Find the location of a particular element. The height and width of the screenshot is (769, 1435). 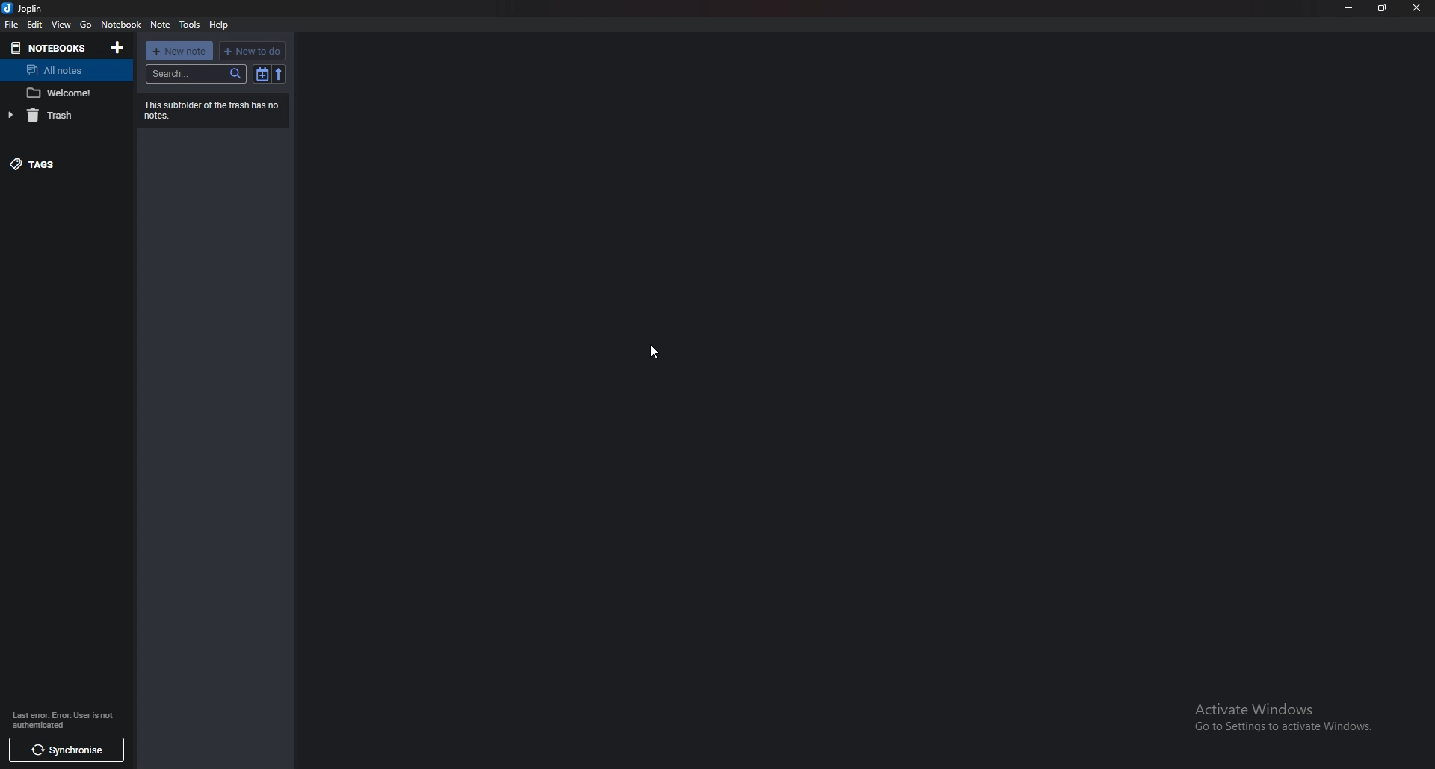

Tools is located at coordinates (189, 24).